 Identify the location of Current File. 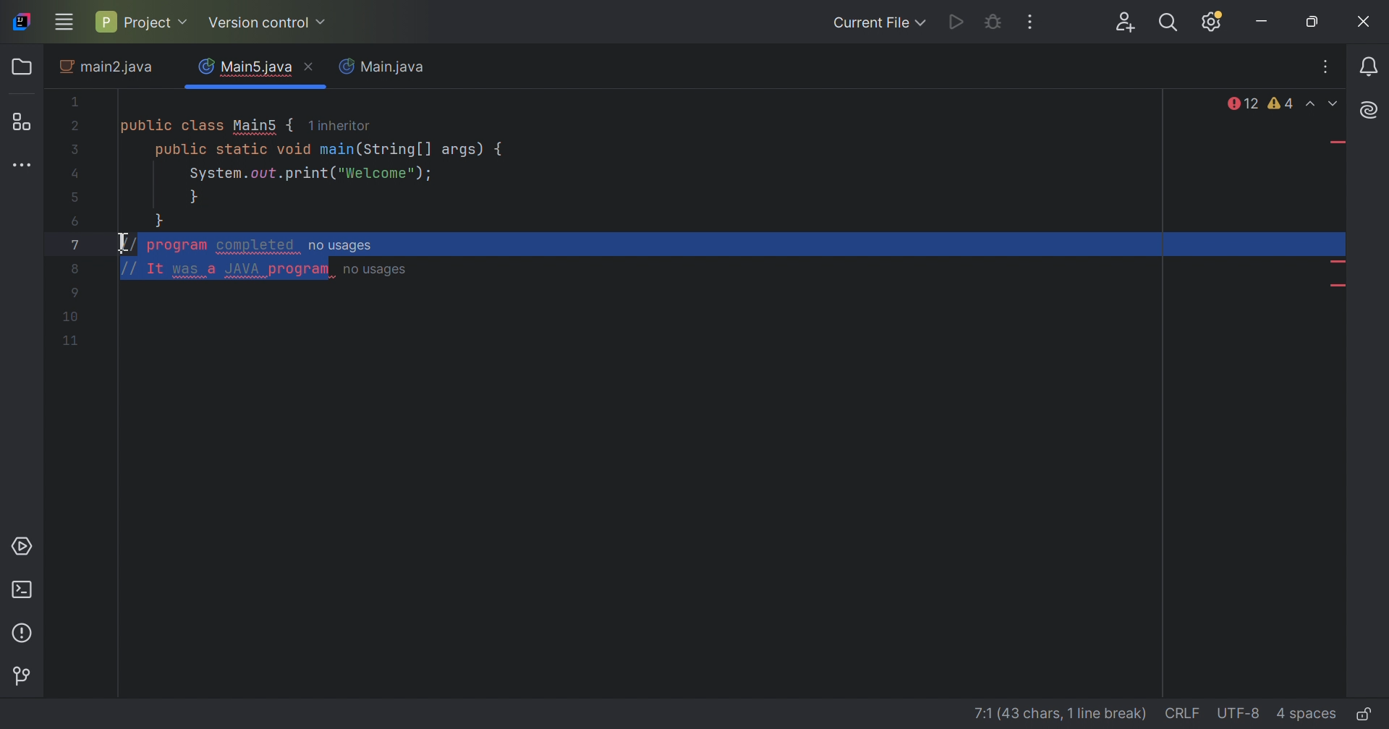
(880, 23).